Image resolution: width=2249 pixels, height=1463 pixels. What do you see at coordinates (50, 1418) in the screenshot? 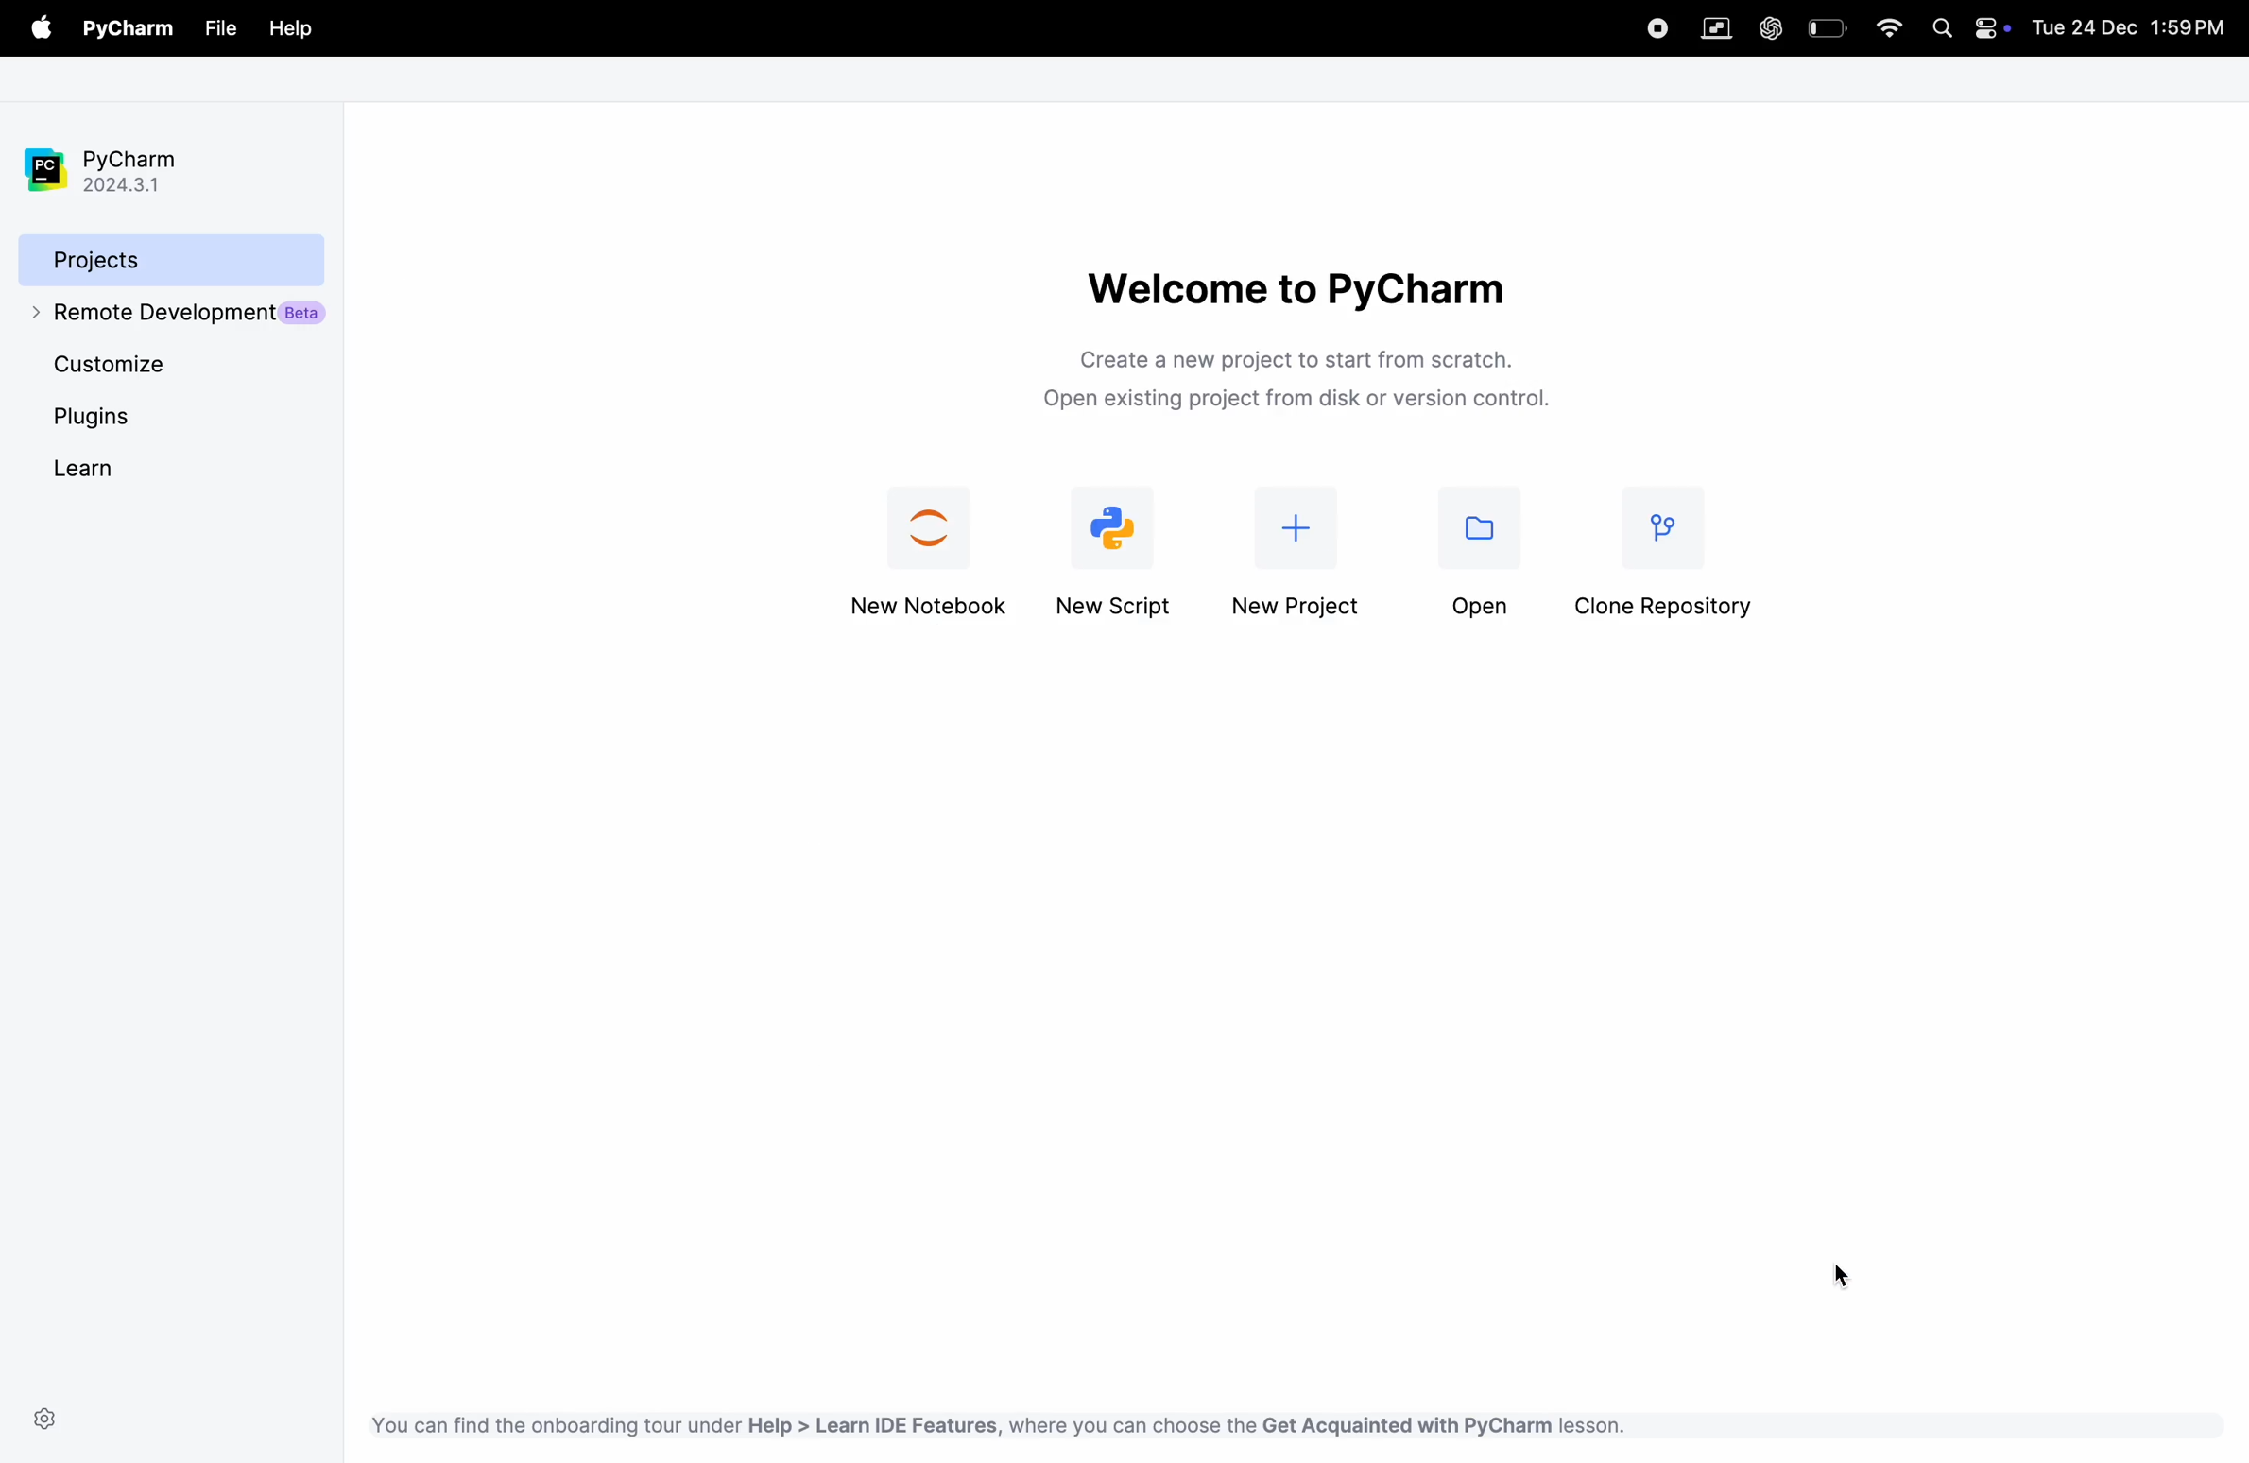
I see `settings` at bounding box center [50, 1418].